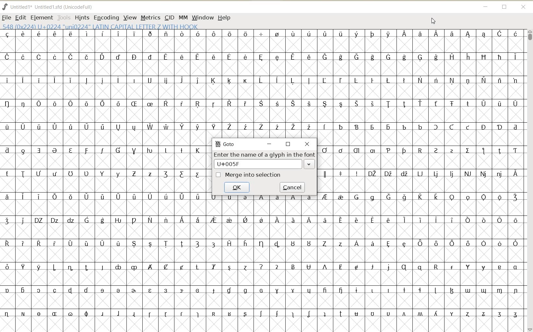 The width and height of the screenshot is (533, 332). Describe the element at coordinates (269, 144) in the screenshot. I see `minimize` at that location.